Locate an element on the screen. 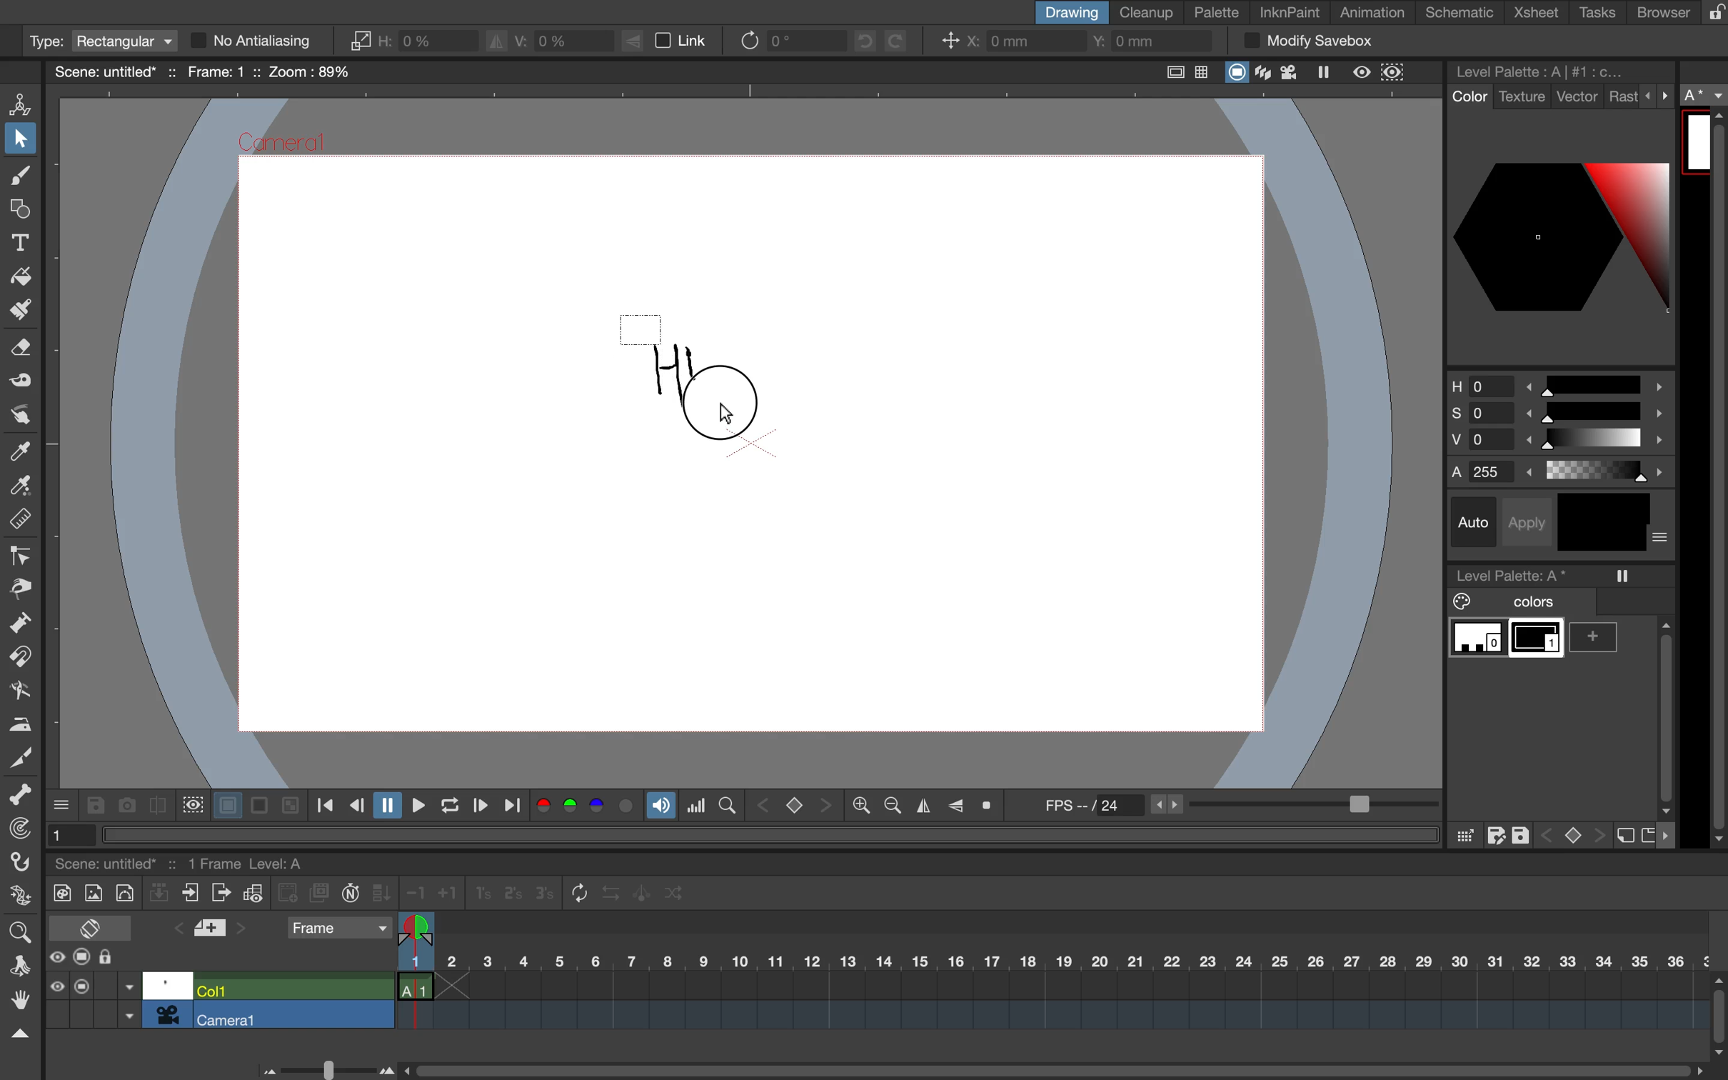 Image resolution: width=1728 pixels, height=1080 pixels. redo is located at coordinates (906, 41).